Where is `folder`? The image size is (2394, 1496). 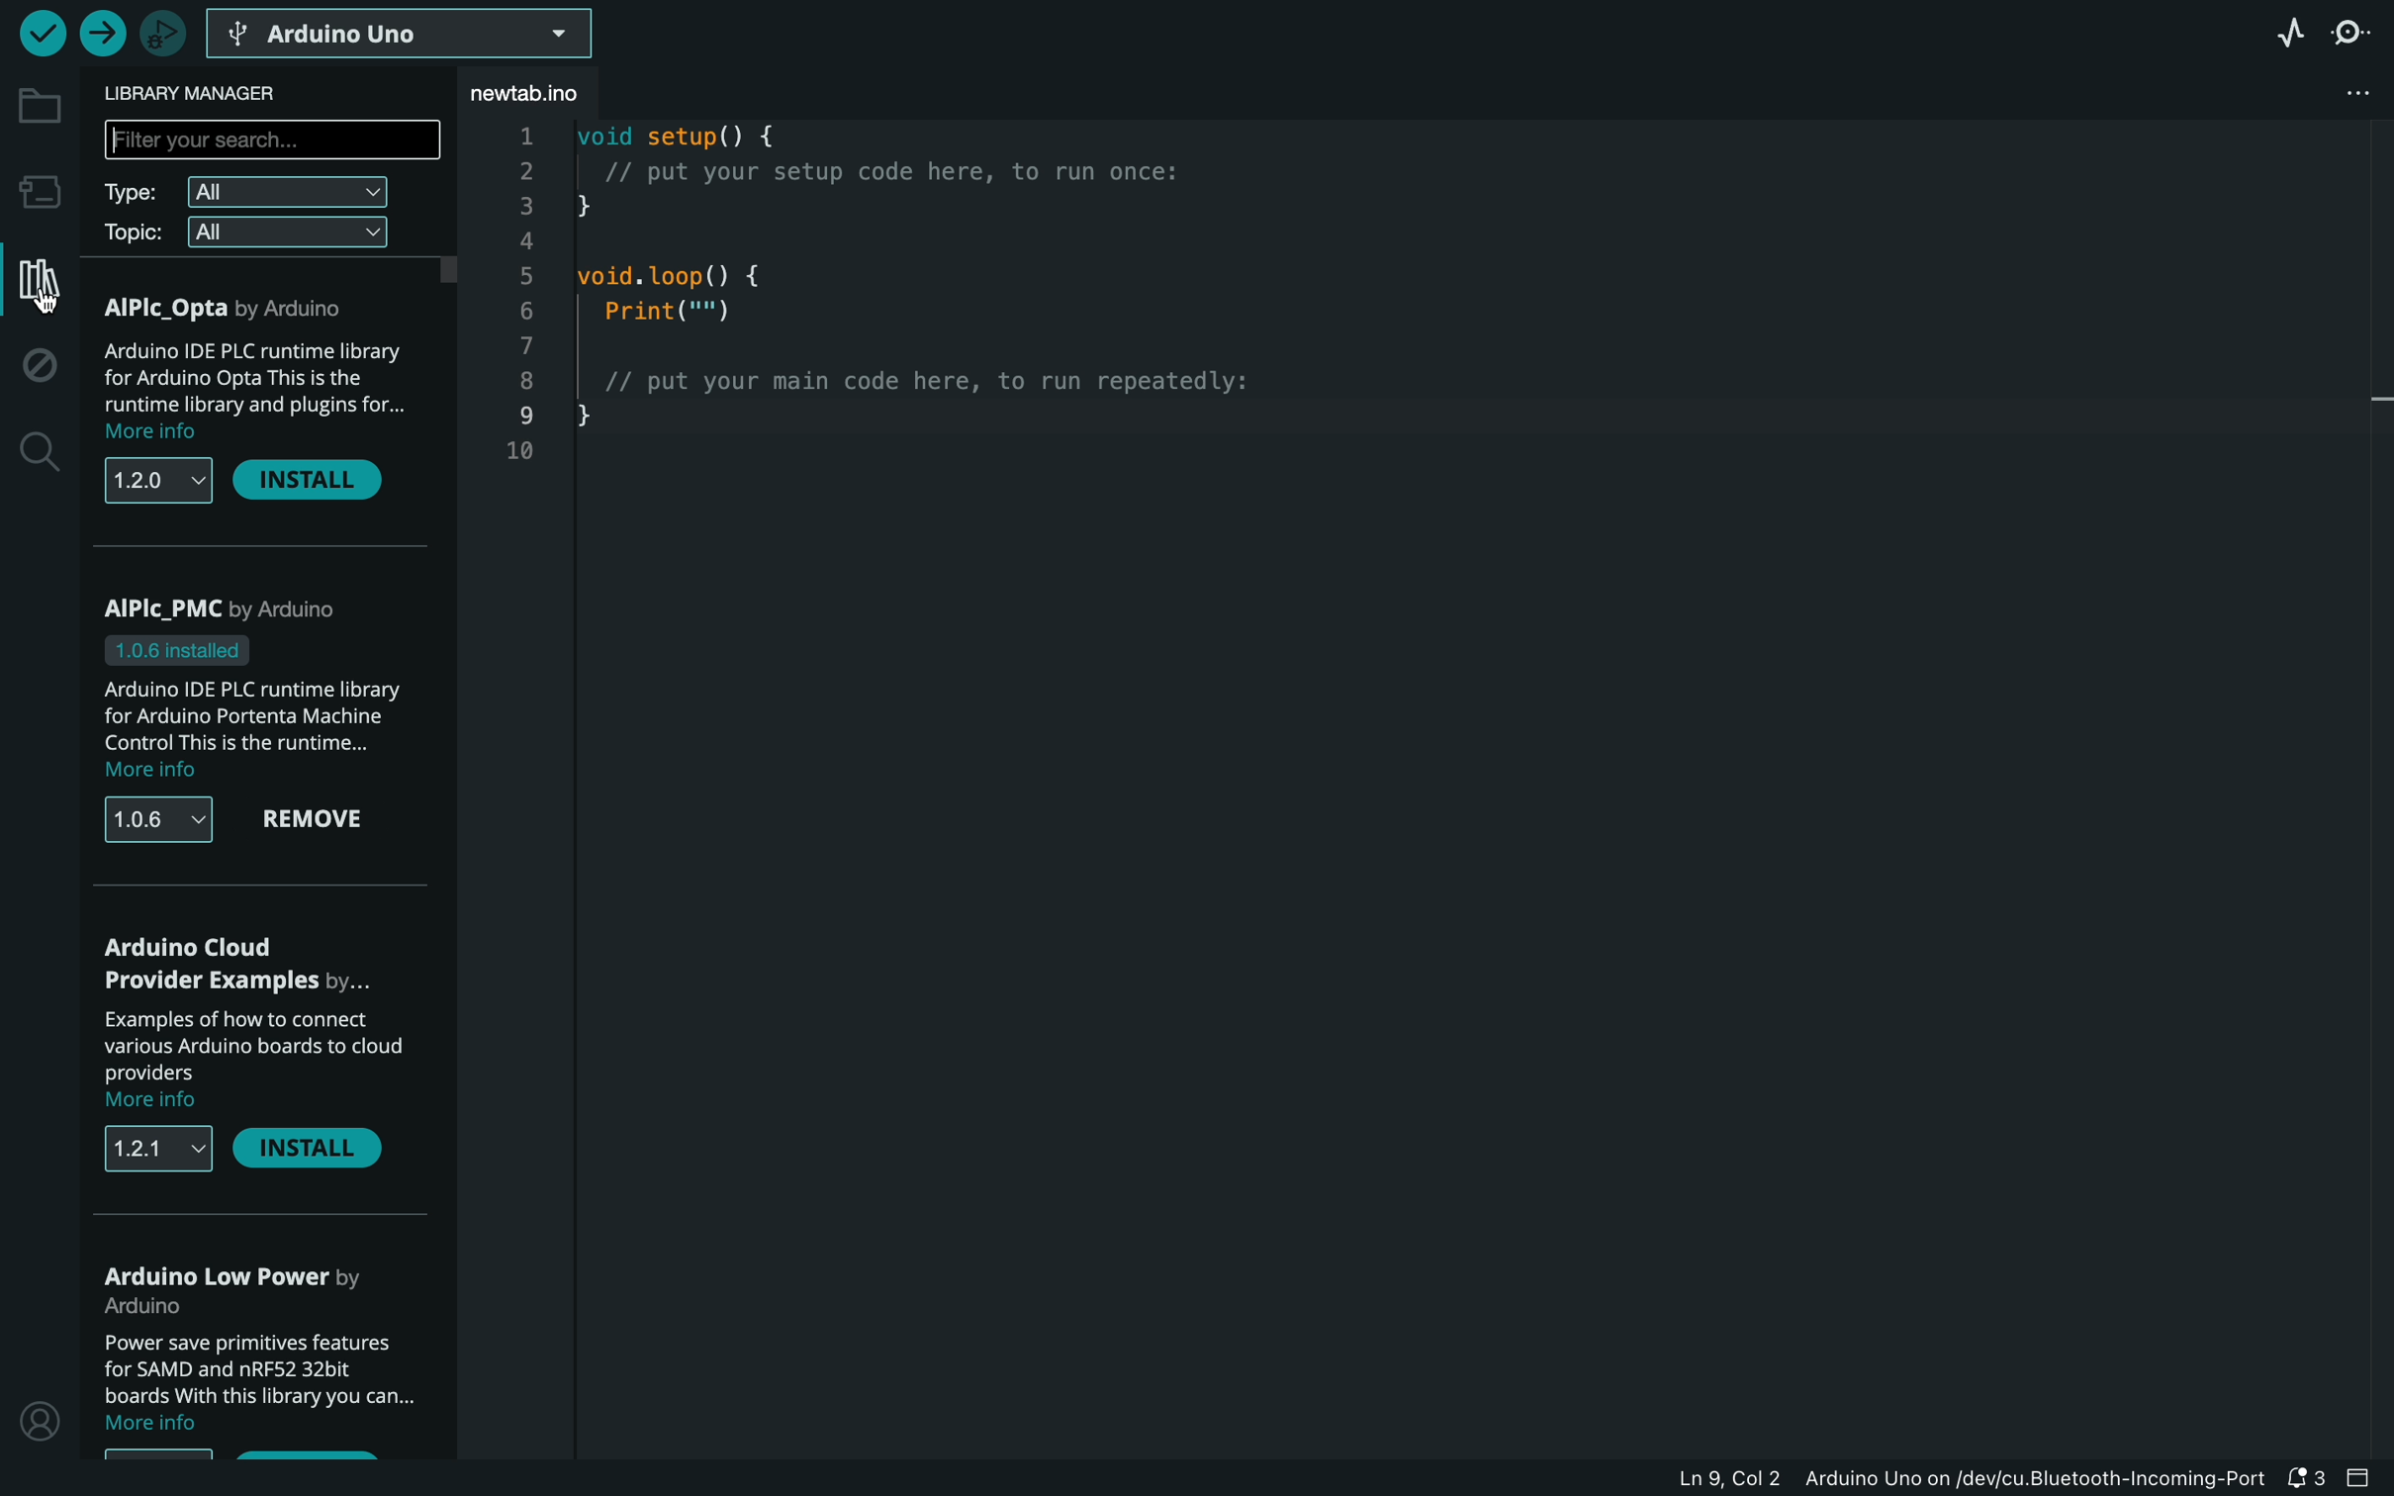 folder is located at coordinates (37, 107).